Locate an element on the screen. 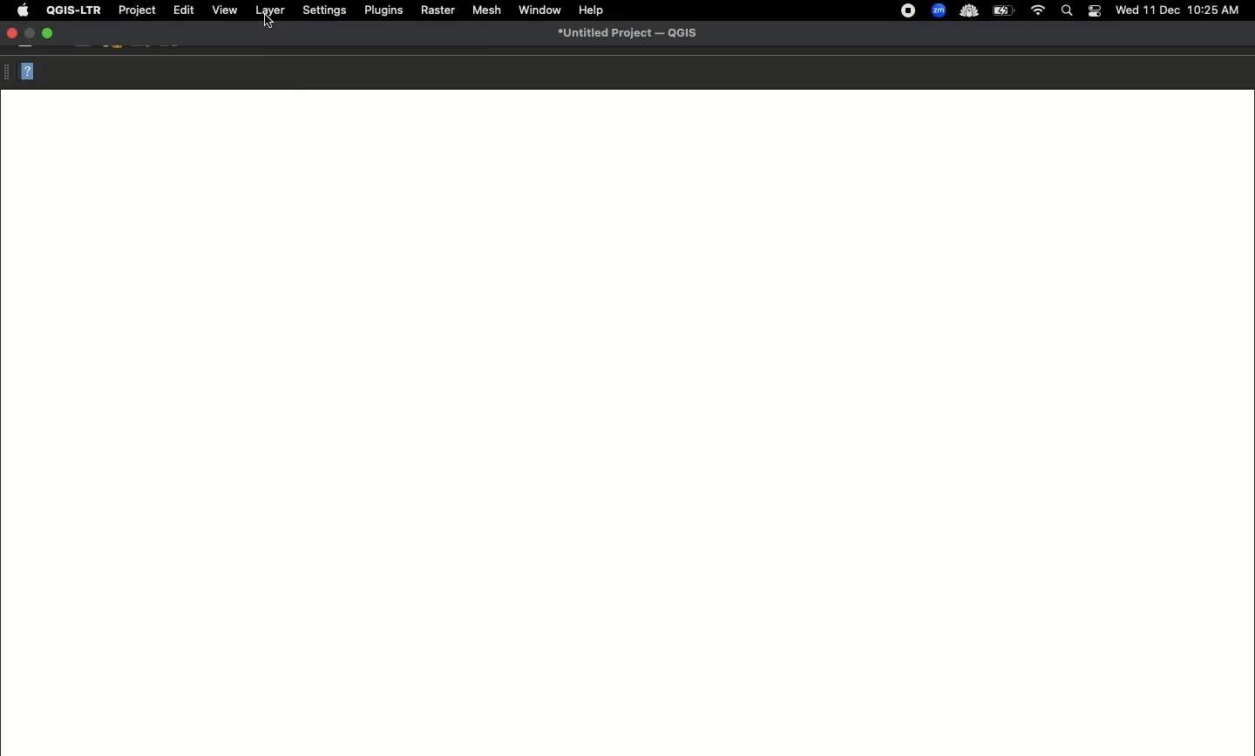 This screenshot has height=756, width=1255. Charge is located at coordinates (1002, 11).